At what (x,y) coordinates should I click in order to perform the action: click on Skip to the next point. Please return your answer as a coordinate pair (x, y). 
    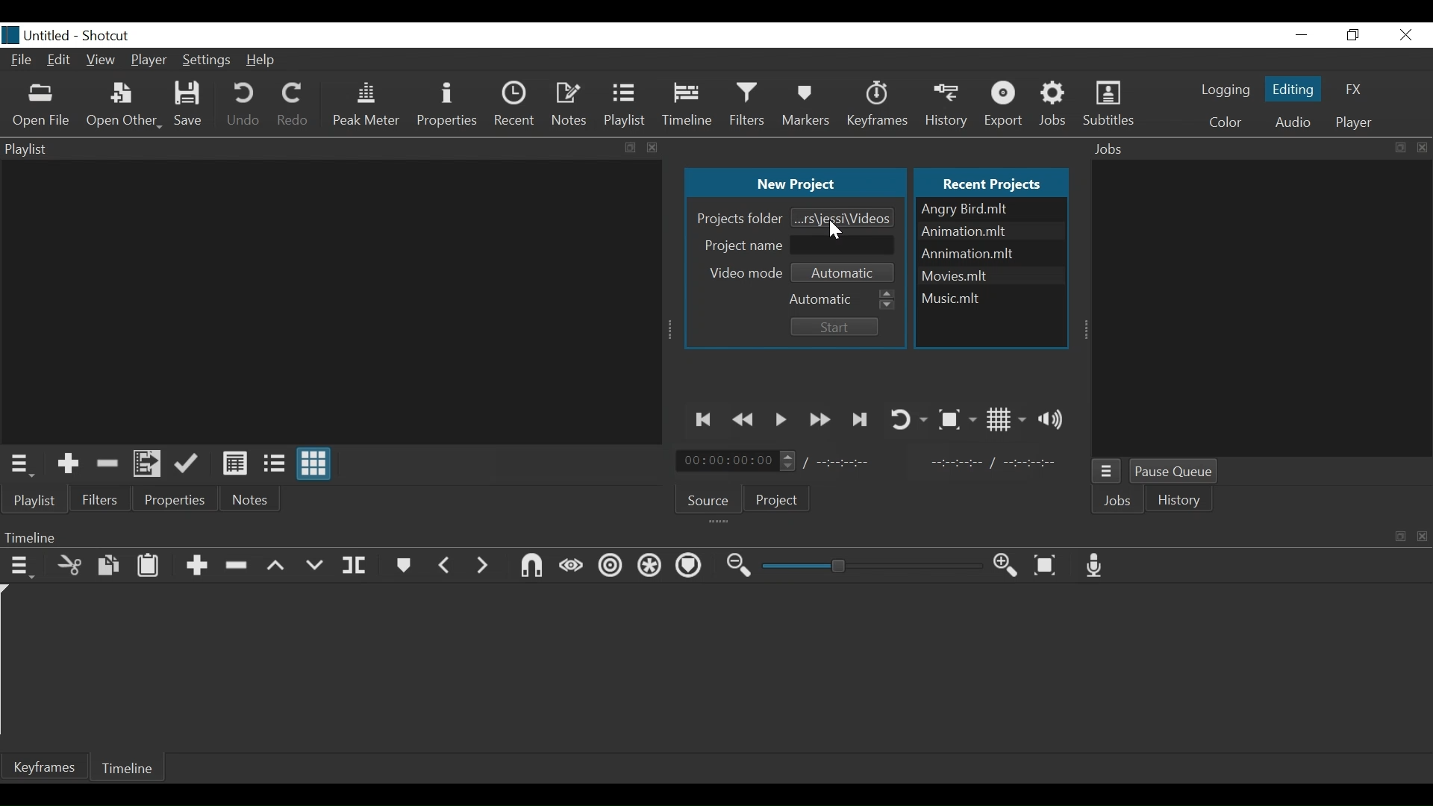
    Looking at the image, I should click on (861, 419).